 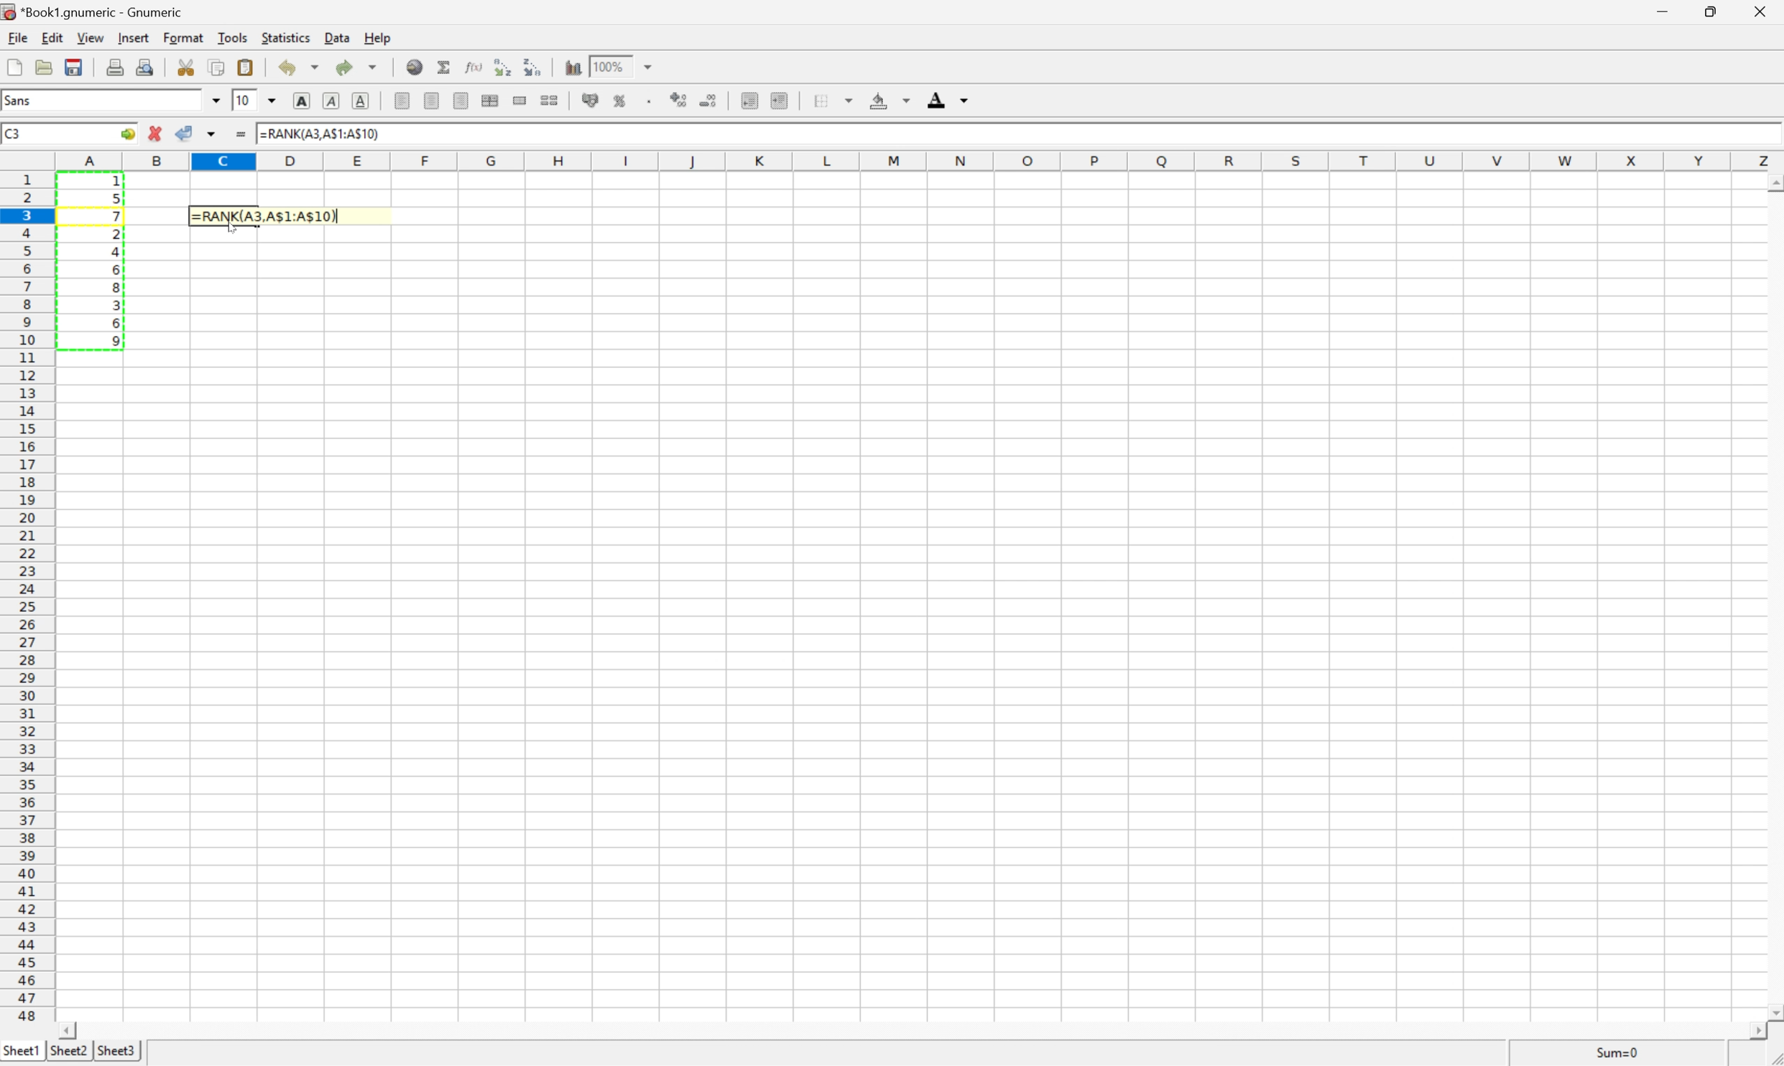 I want to click on data, so click(x=337, y=37).